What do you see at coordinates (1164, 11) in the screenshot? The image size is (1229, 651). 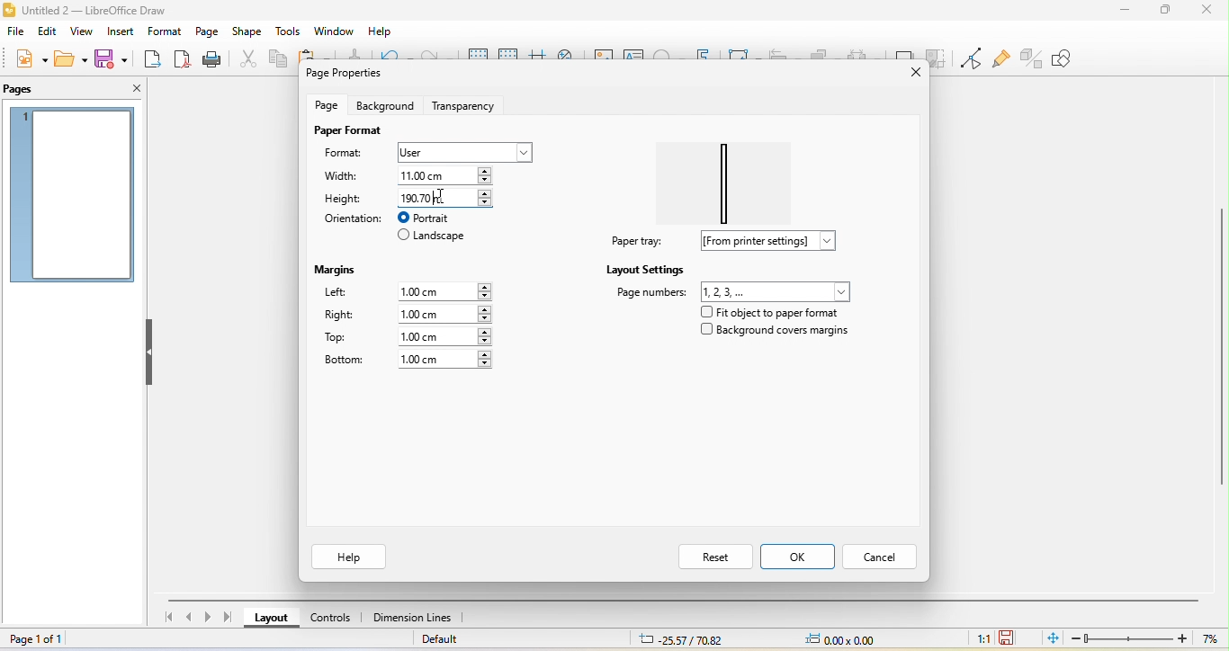 I see `maximize` at bounding box center [1164, 11].